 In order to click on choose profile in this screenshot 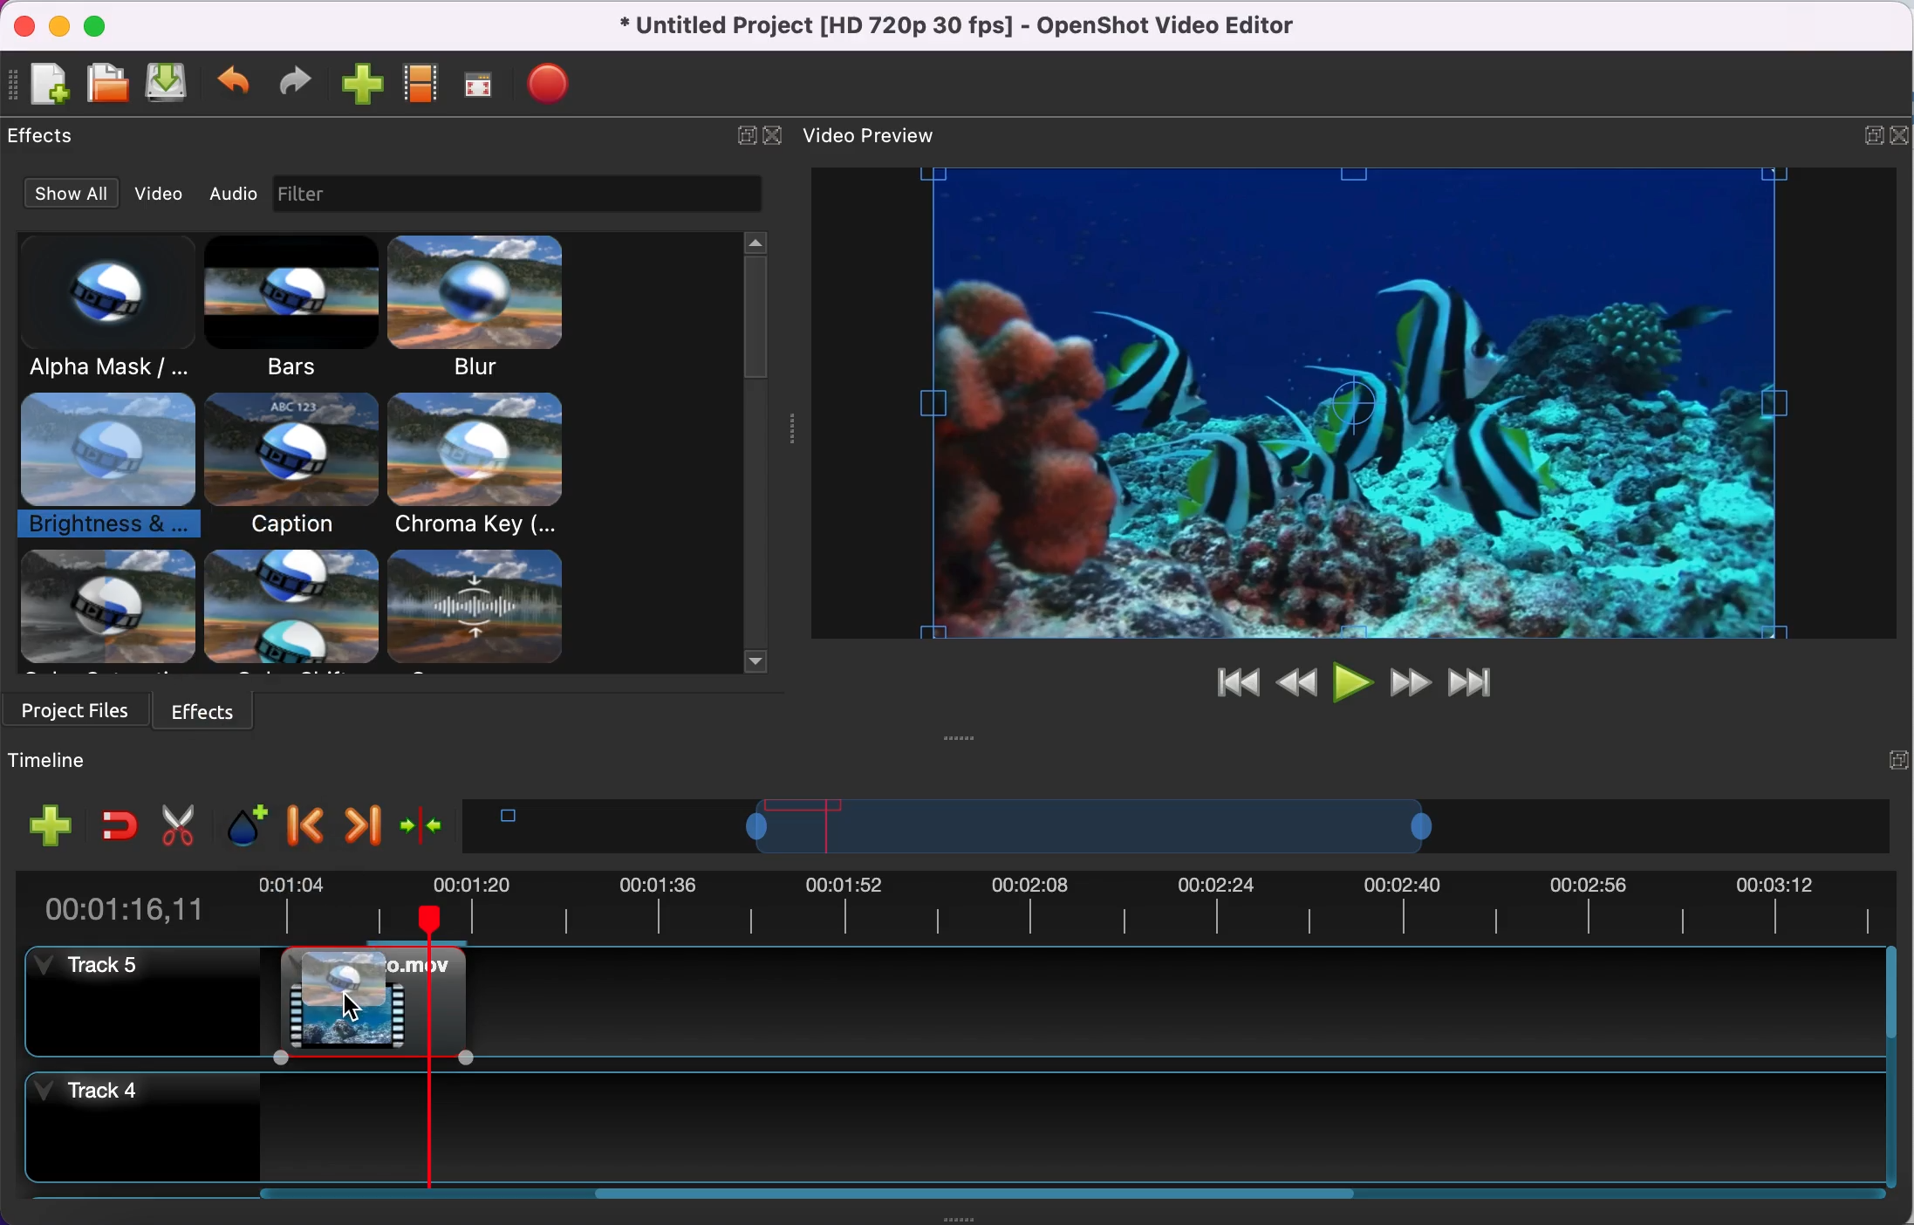, I will do `click(420, 85)`.